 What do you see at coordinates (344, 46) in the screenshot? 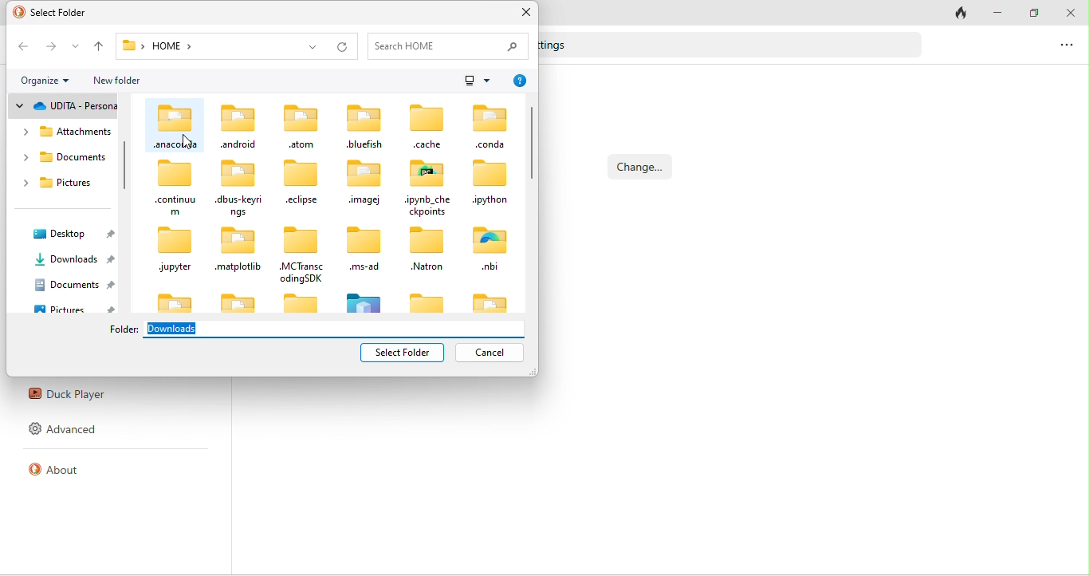
I see `refresh` at bounding box center [344, 46].